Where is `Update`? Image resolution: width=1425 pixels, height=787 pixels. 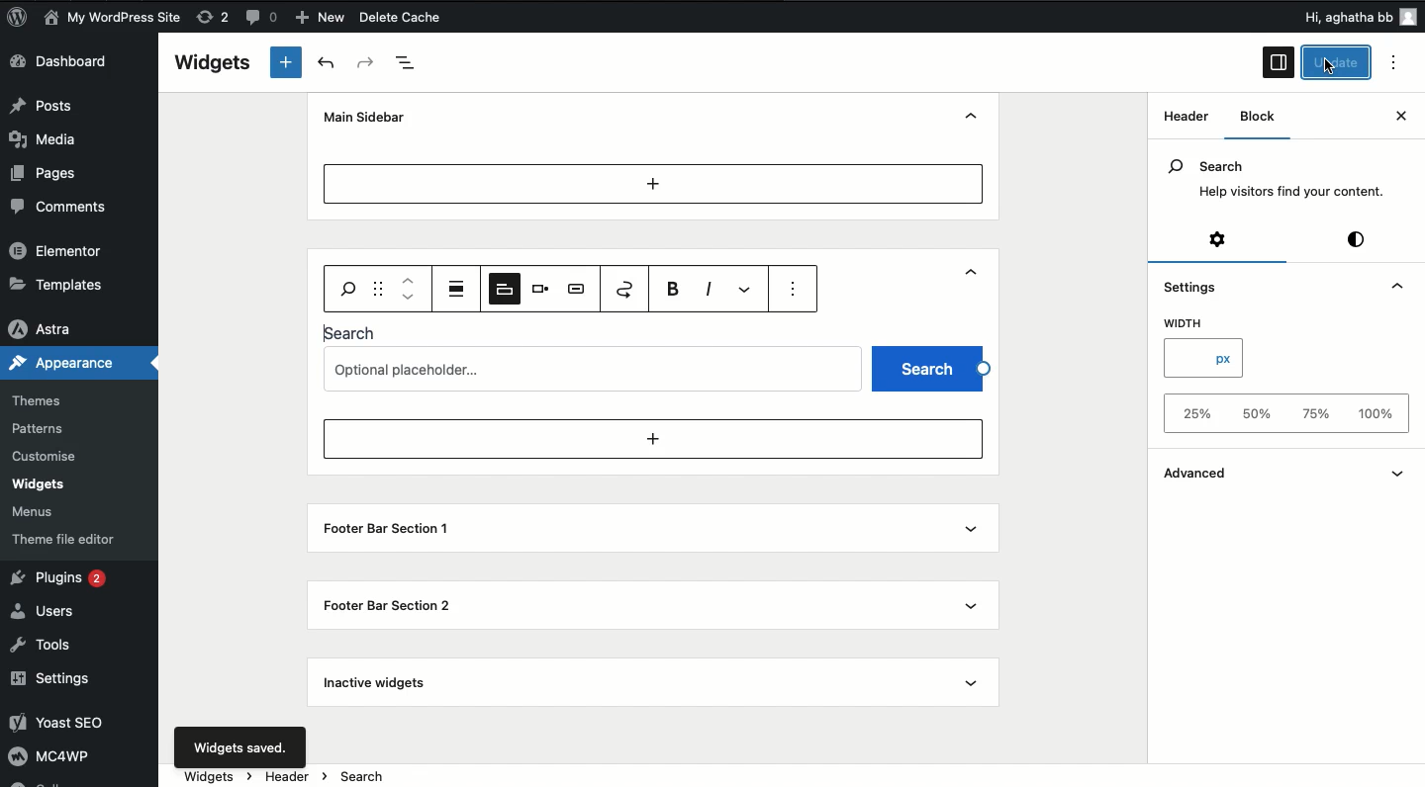
Update is located at coordinates (1337, 63).